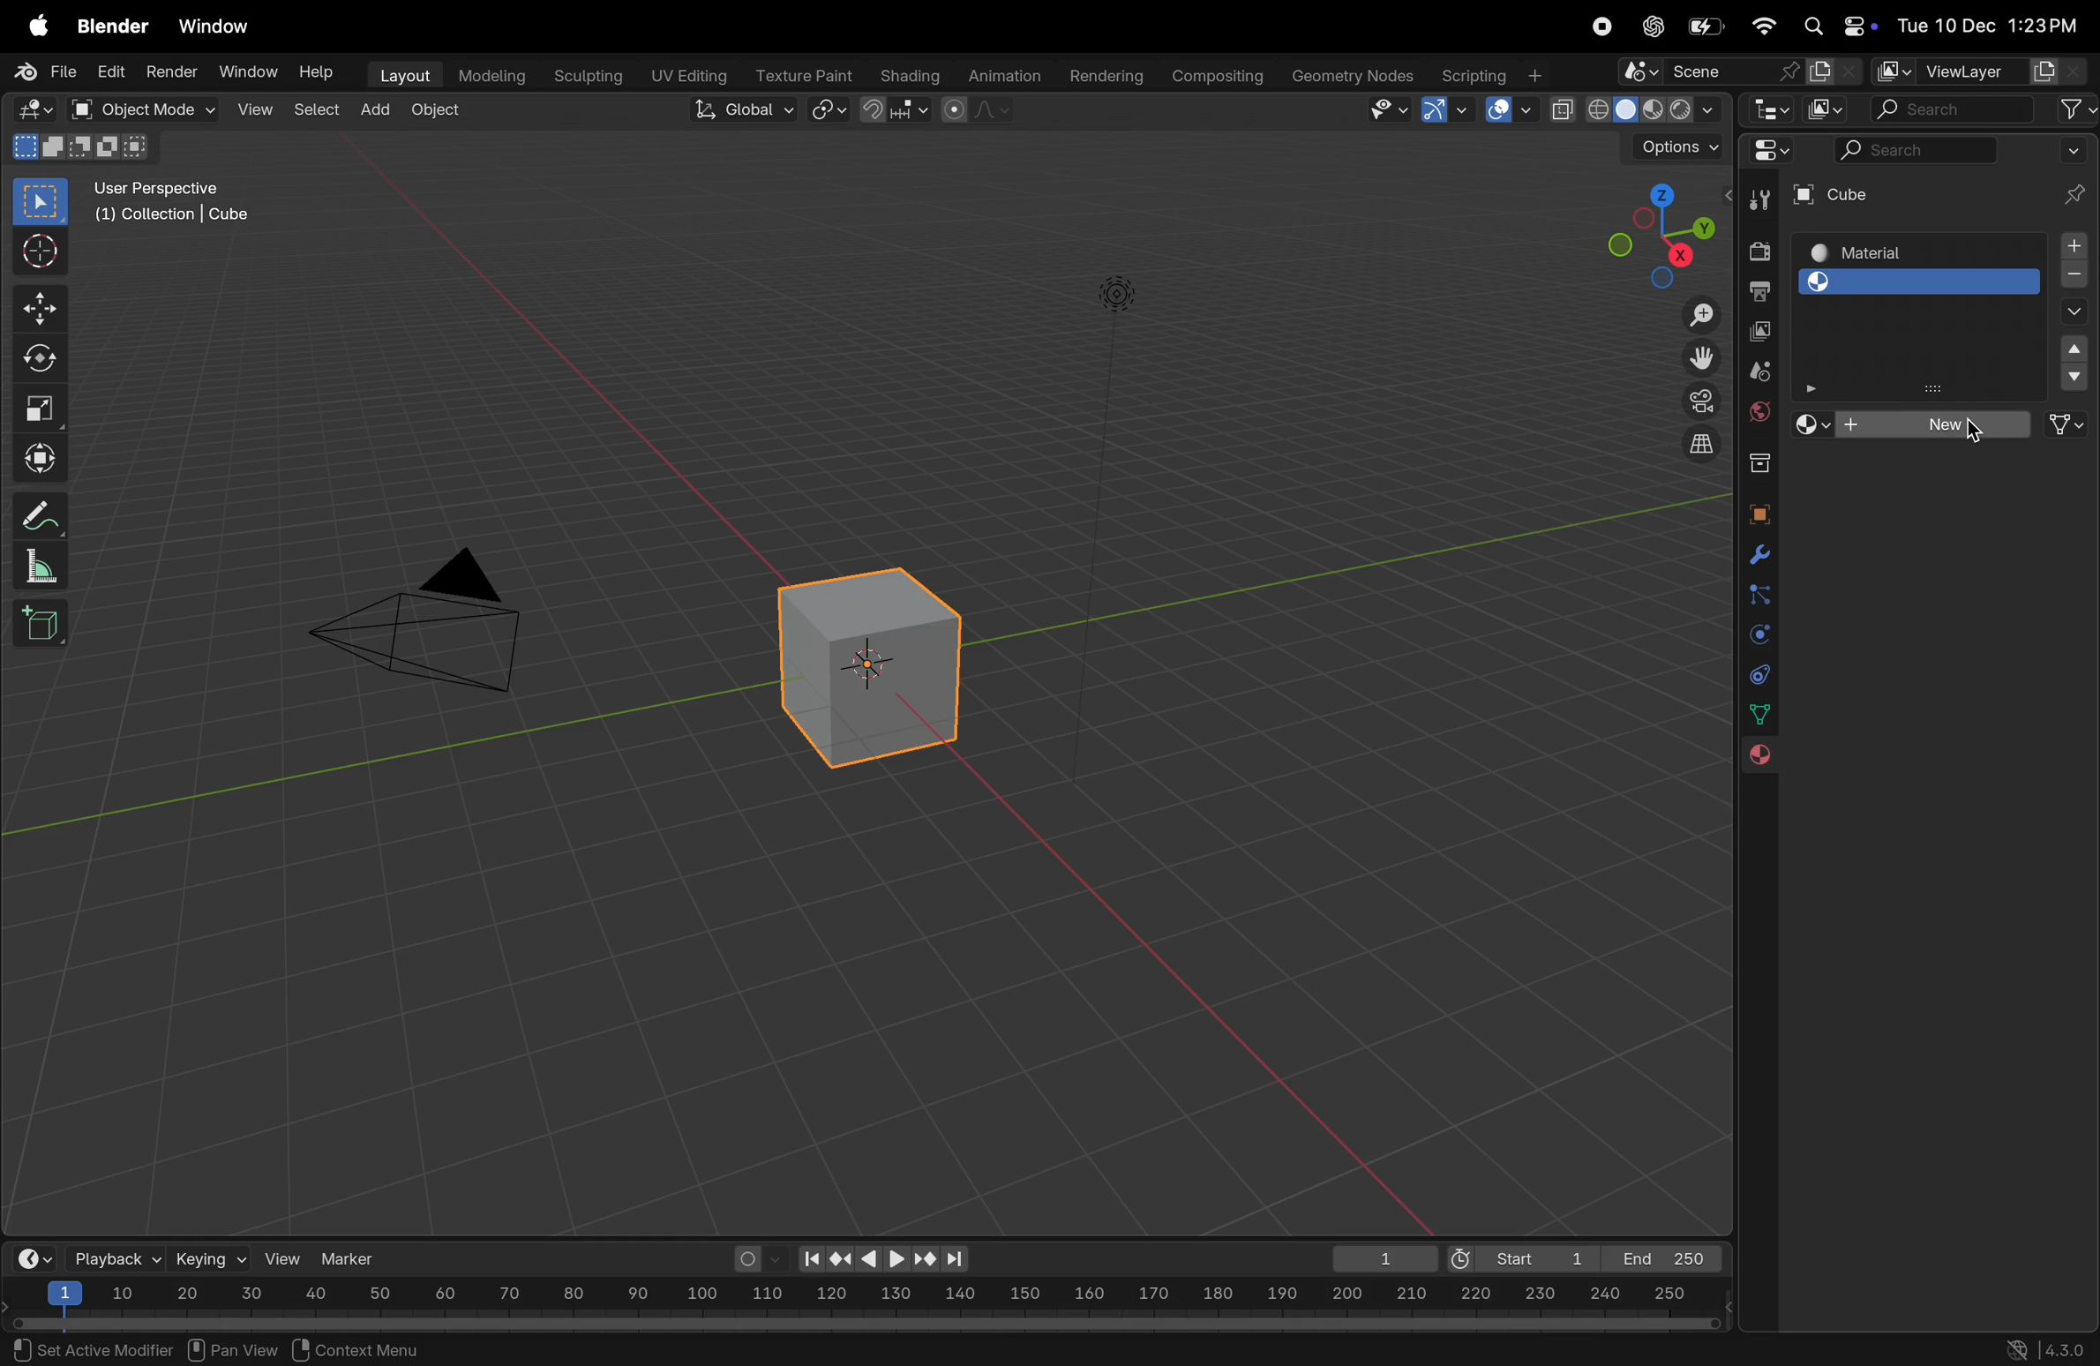 The image size is (2100, 1366). Describe the element at coordinates (1007, 73) in the screenshot. I see `Animation` at that location.